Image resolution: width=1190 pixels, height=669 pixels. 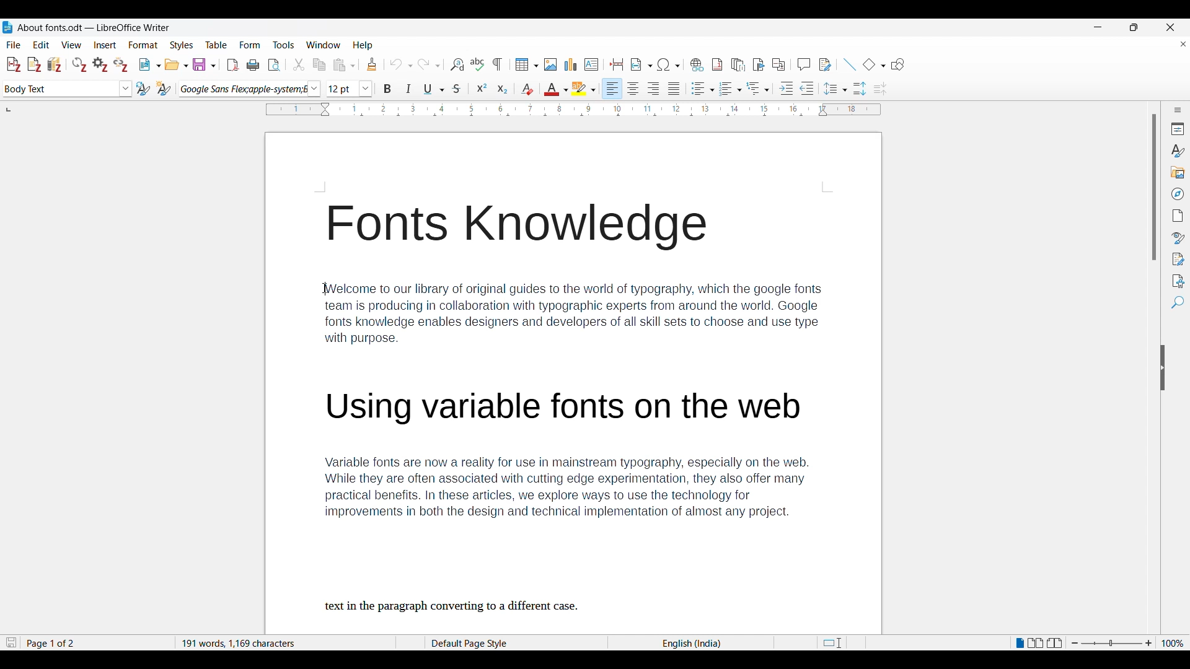 I want to click on Font options, so click(x=250, y=88).